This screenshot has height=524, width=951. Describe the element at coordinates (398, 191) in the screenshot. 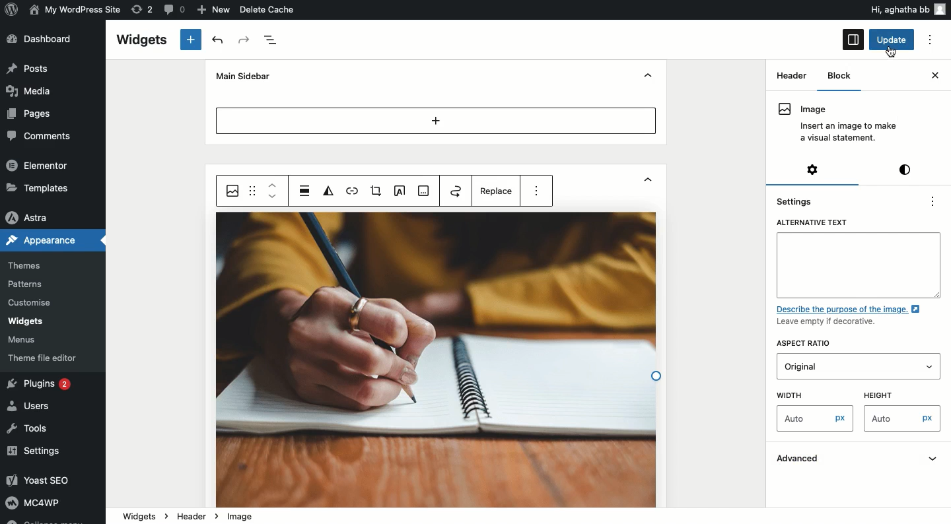

I see `Edit` at that location.